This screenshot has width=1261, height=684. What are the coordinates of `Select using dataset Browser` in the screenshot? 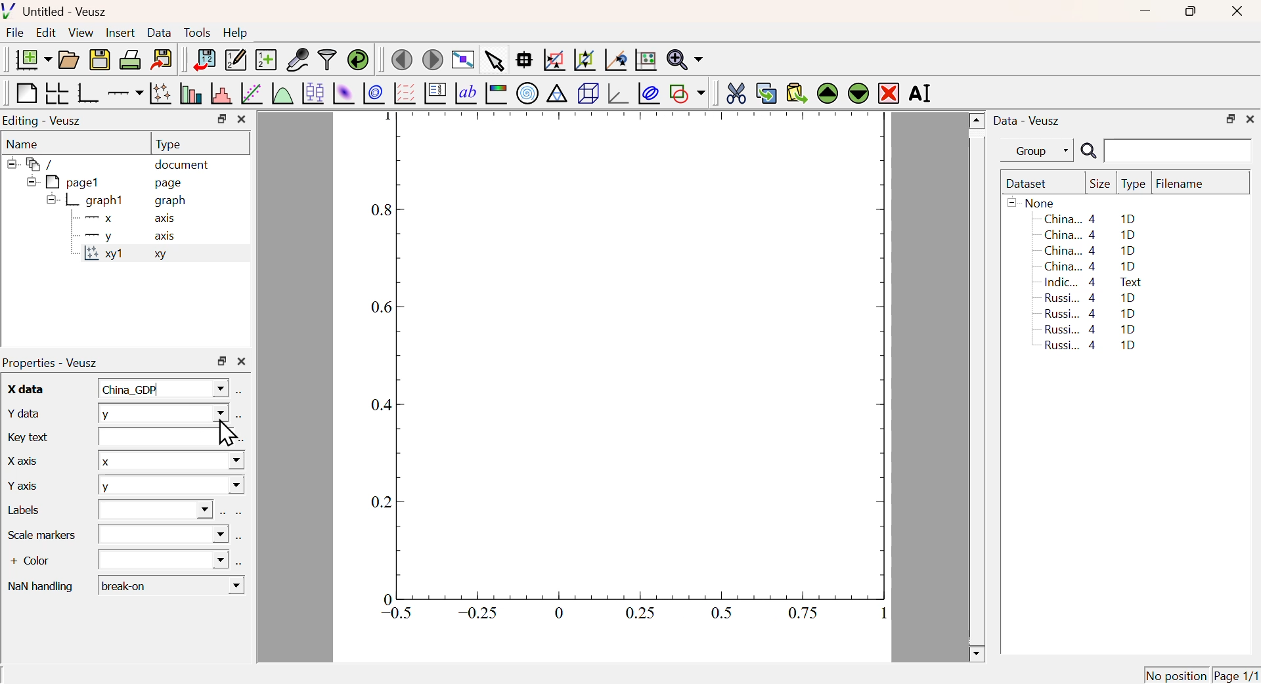 It's located at (238, 514).